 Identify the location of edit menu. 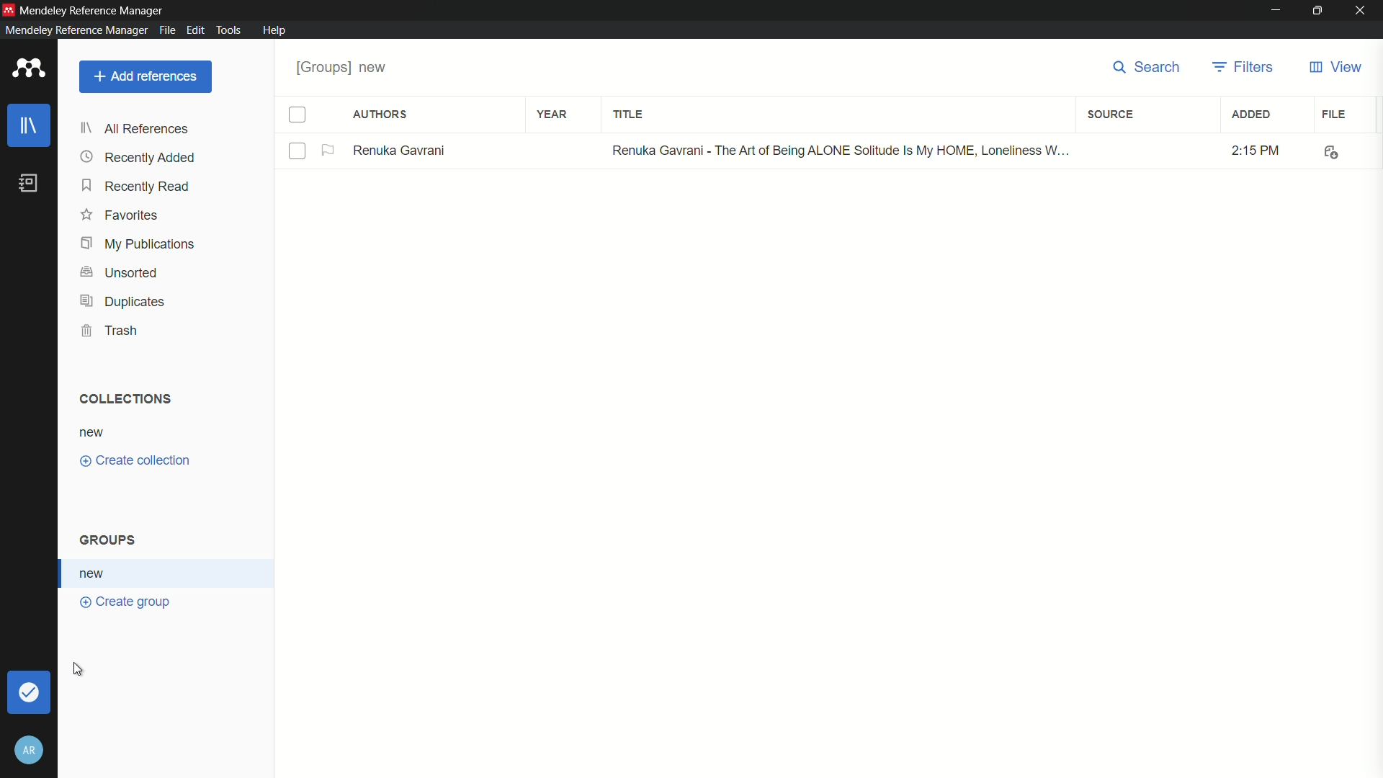
(194, 29).